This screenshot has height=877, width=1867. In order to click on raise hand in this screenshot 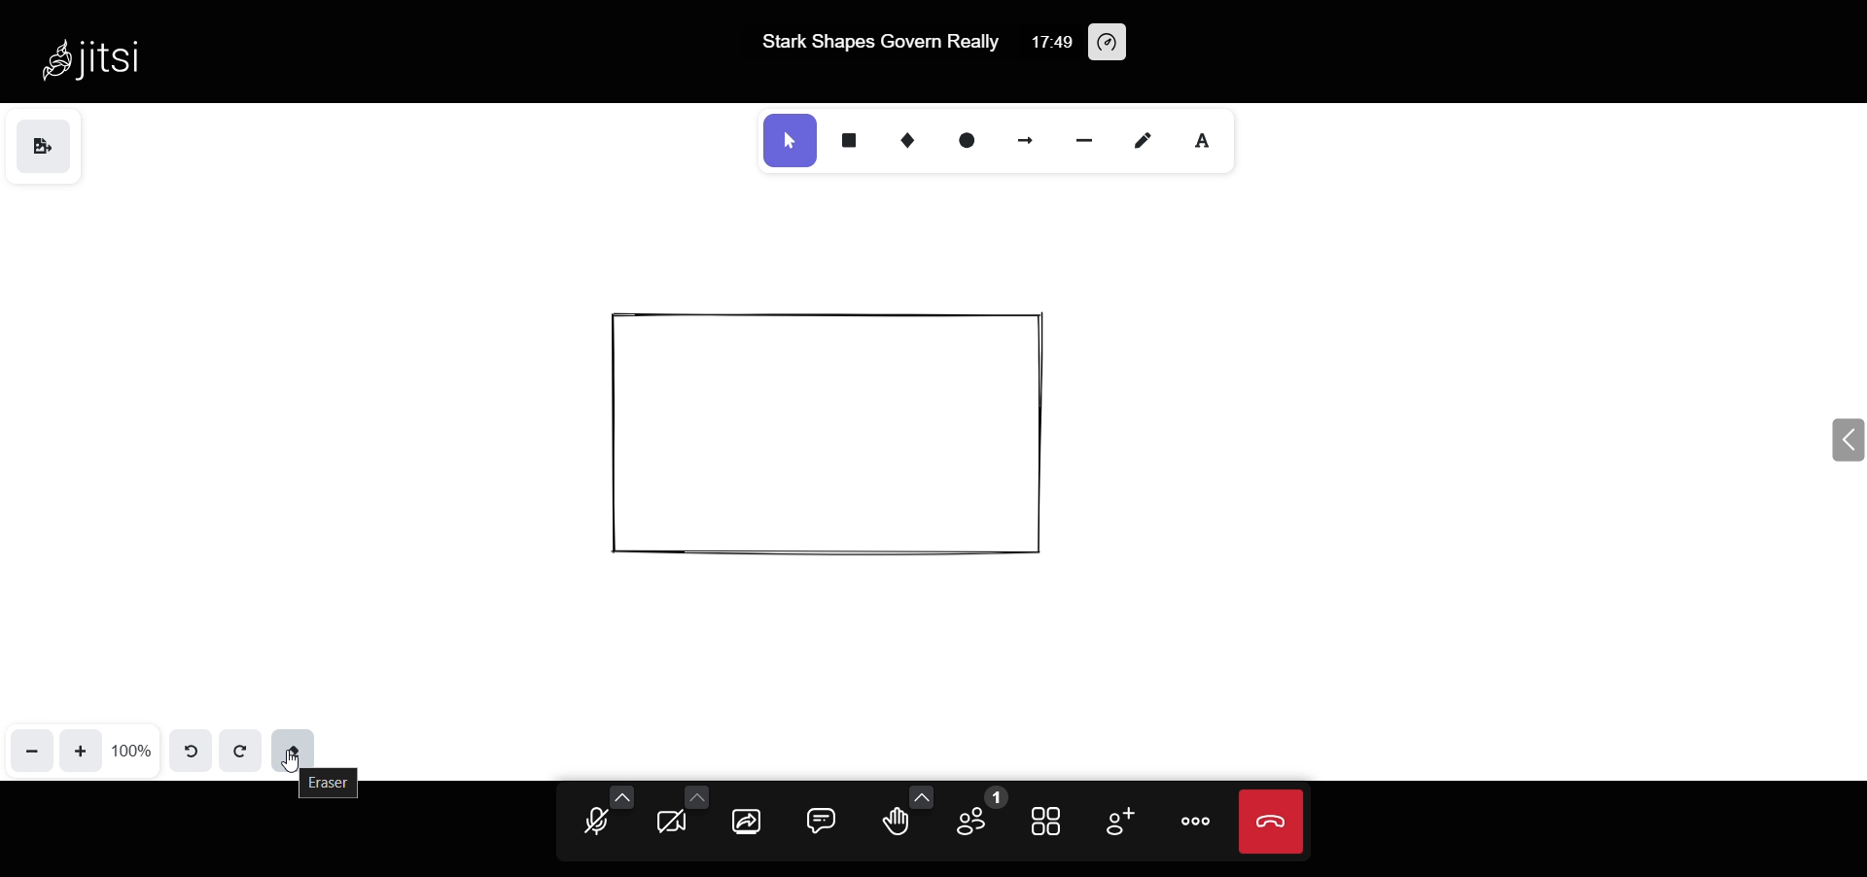, I will do `click(893, 825)`.